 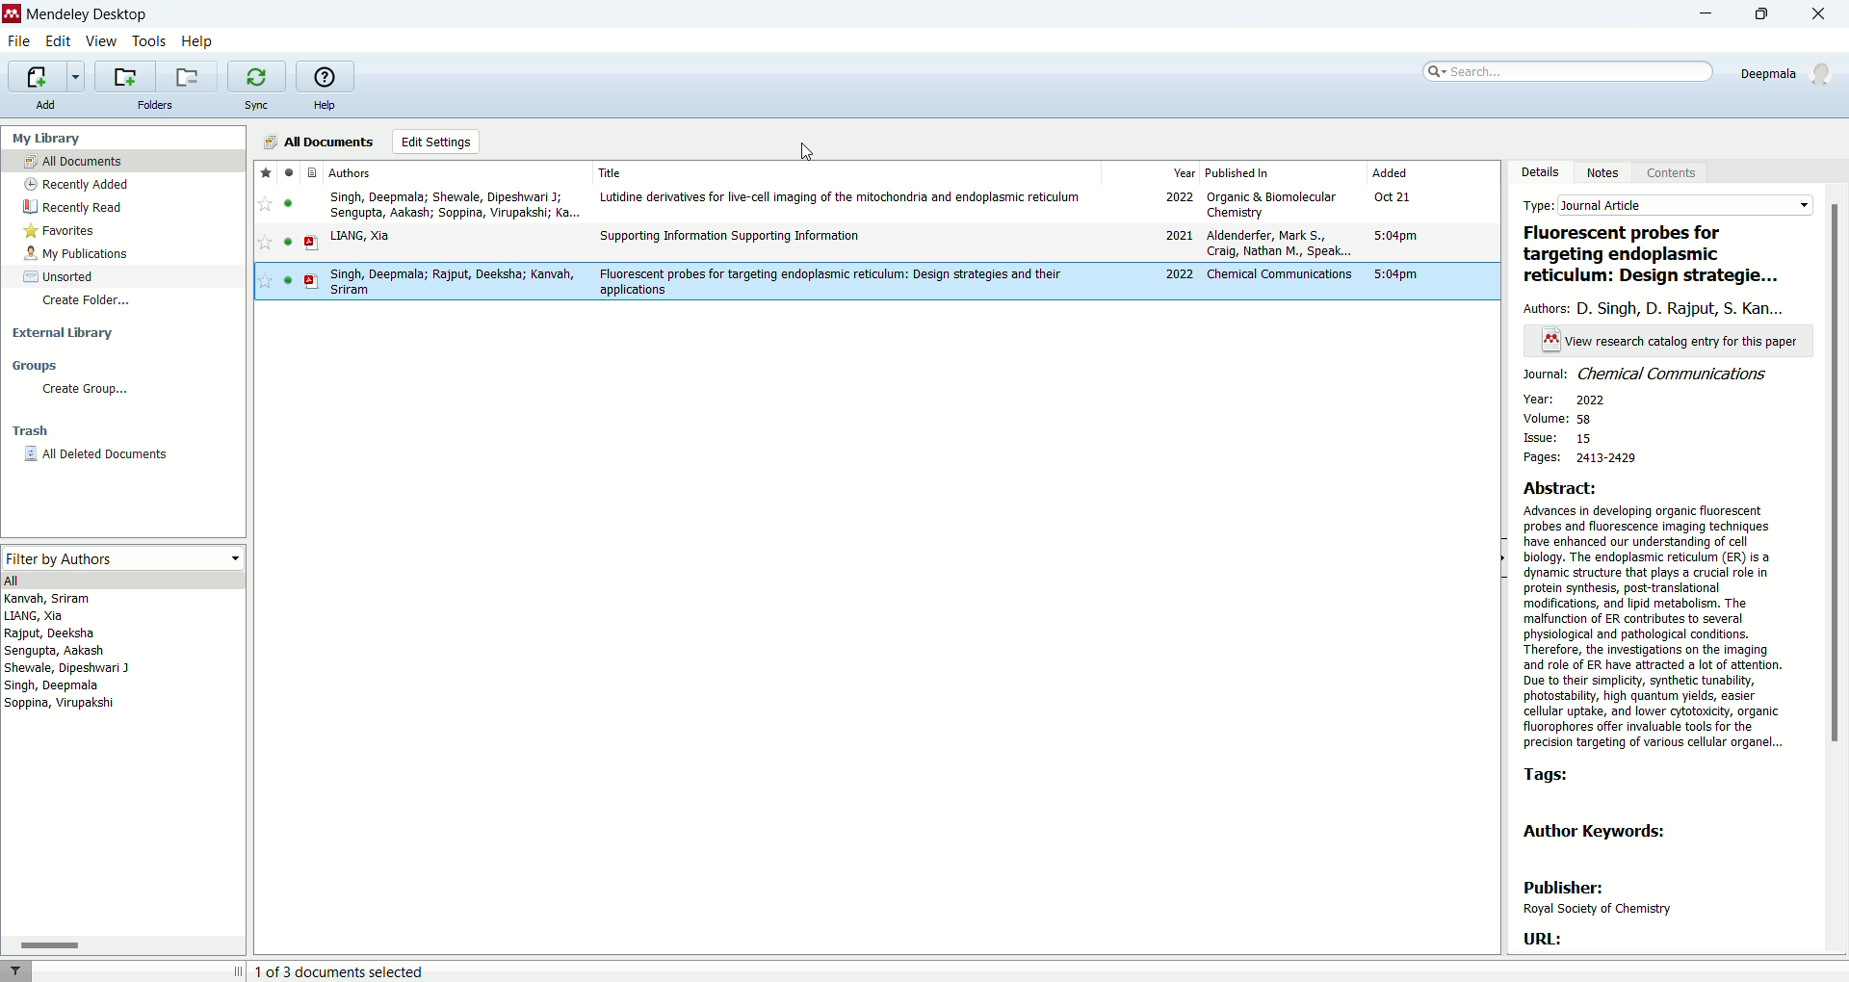 What do you see at coordinates (1597, 898) in the screenshot?
I see `publisher` at bounding box center [1597, 898].